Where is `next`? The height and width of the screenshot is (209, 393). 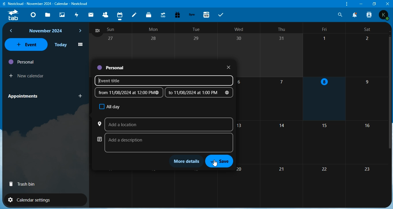 next is located at coordinates (80, 31).